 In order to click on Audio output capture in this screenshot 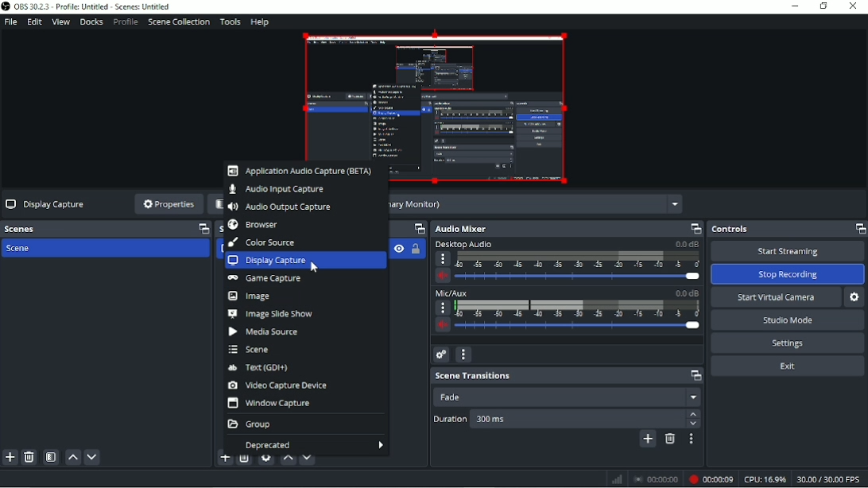, I will do `click(281, 207)`.